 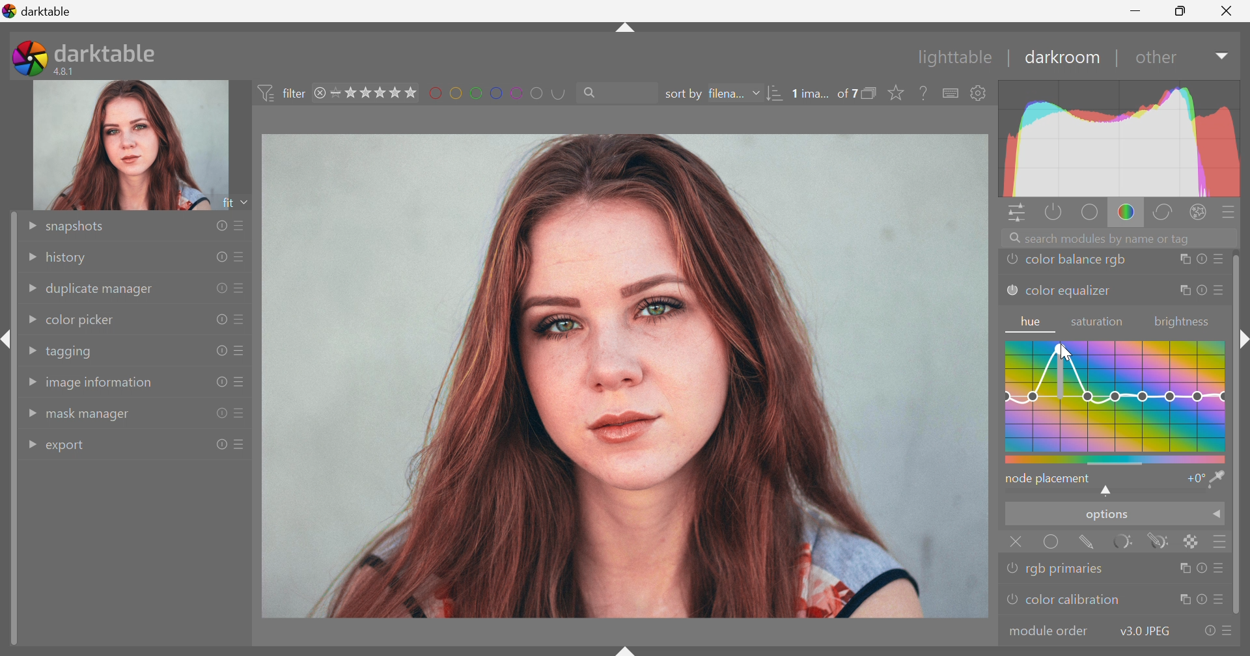 What do you see at coordinates (70, 258) in the screenshot?
I see `history` at bounding box center [70, 258].